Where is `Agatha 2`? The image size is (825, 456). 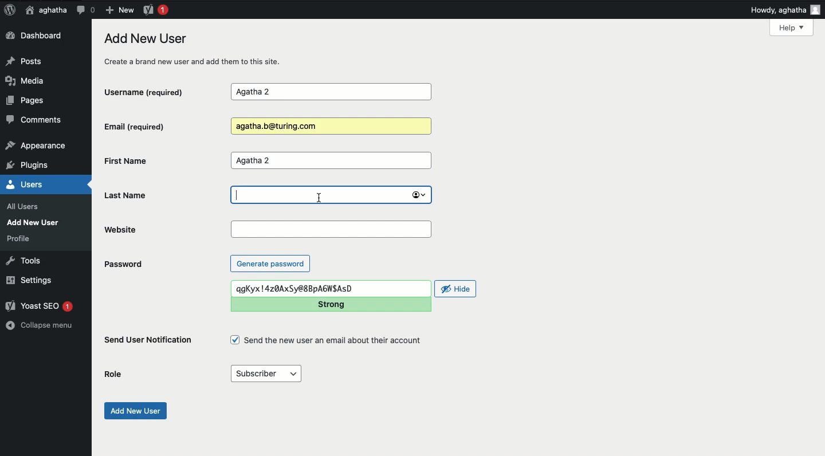
Agatha 2 is located at coordinates (331, 92).